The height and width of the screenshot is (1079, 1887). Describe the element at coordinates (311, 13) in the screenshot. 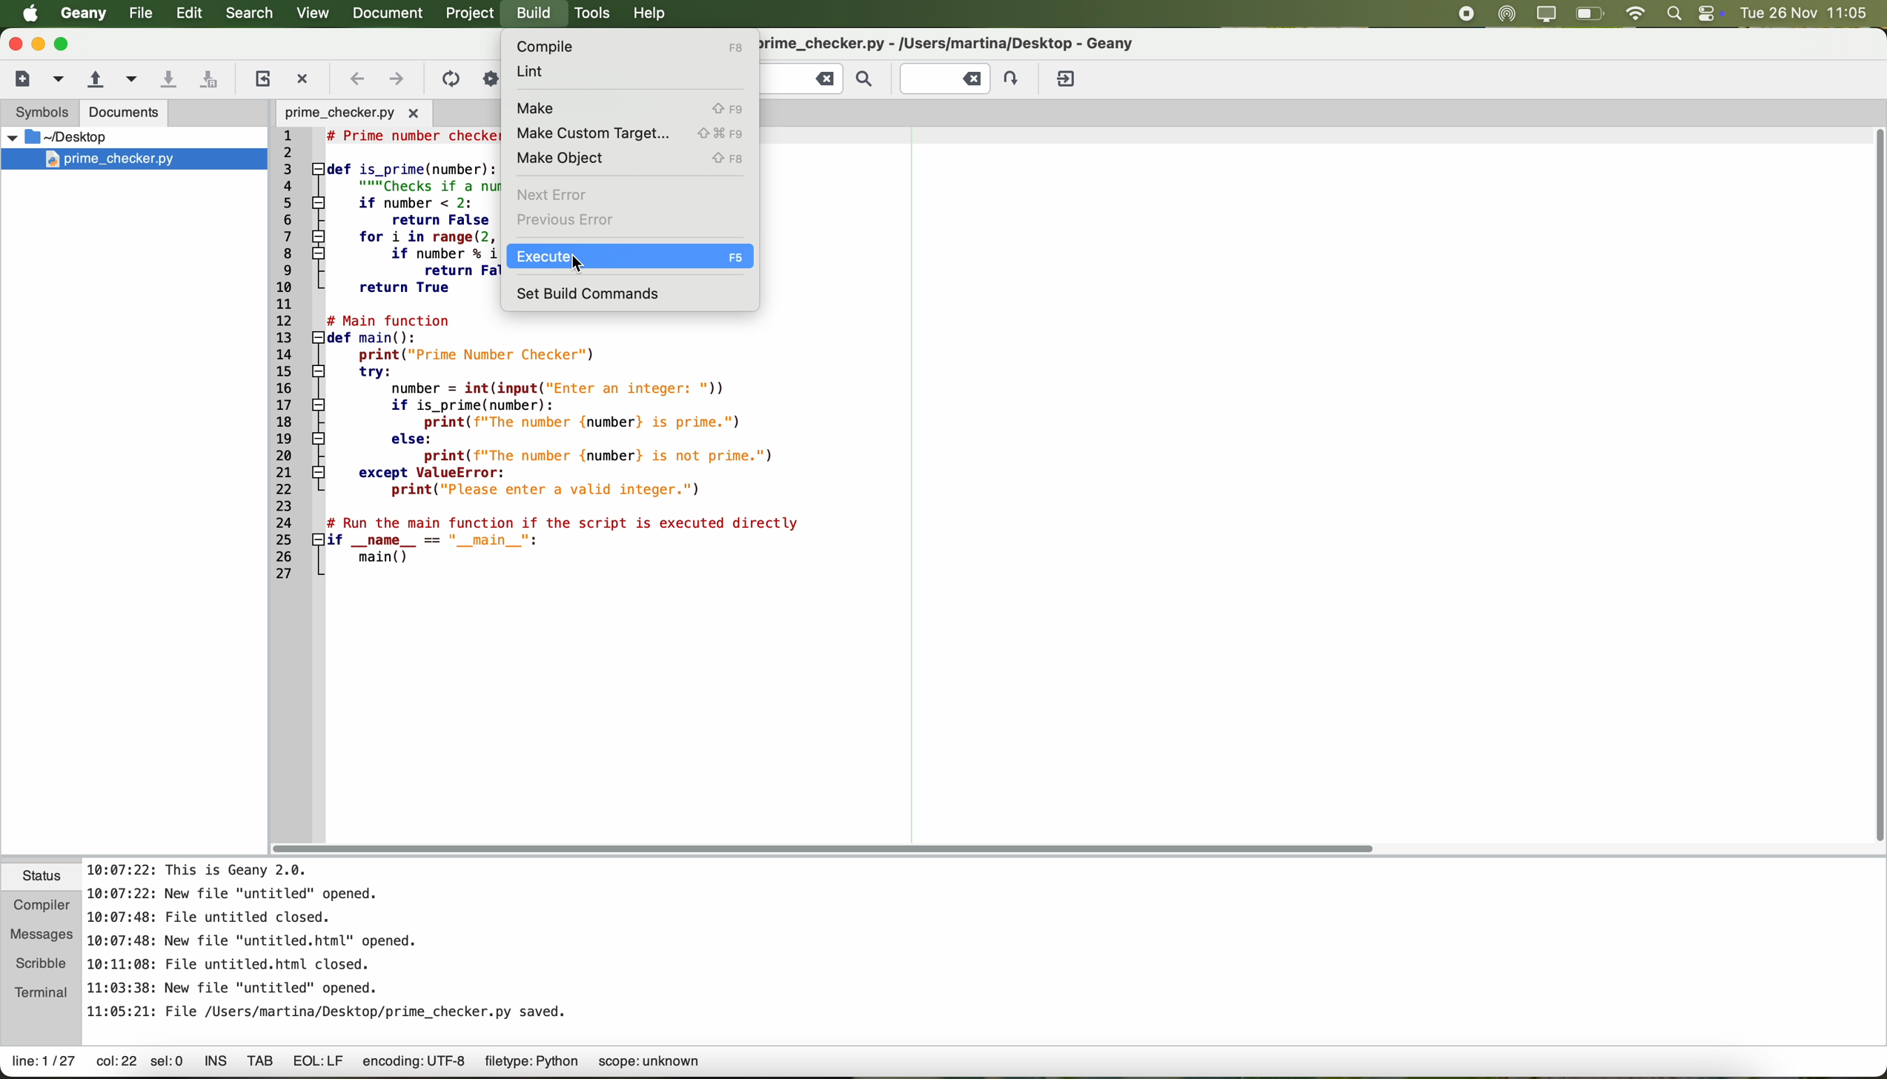

I see `view` at that location.